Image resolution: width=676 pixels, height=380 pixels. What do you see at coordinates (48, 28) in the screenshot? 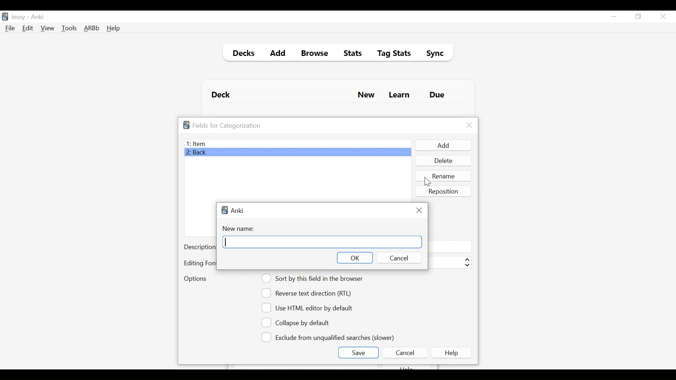
I see `View` at bounding box center [48, 28].